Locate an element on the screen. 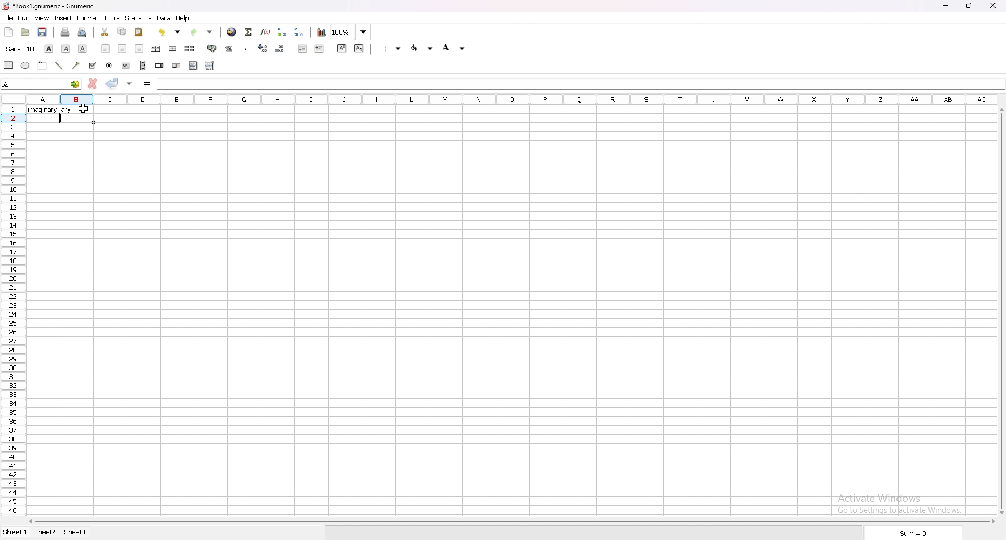  right align is located at coordinates (139, 48).